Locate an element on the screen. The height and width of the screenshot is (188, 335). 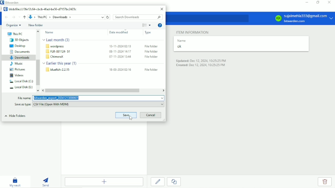
Name is located at coordinates (50, 32).